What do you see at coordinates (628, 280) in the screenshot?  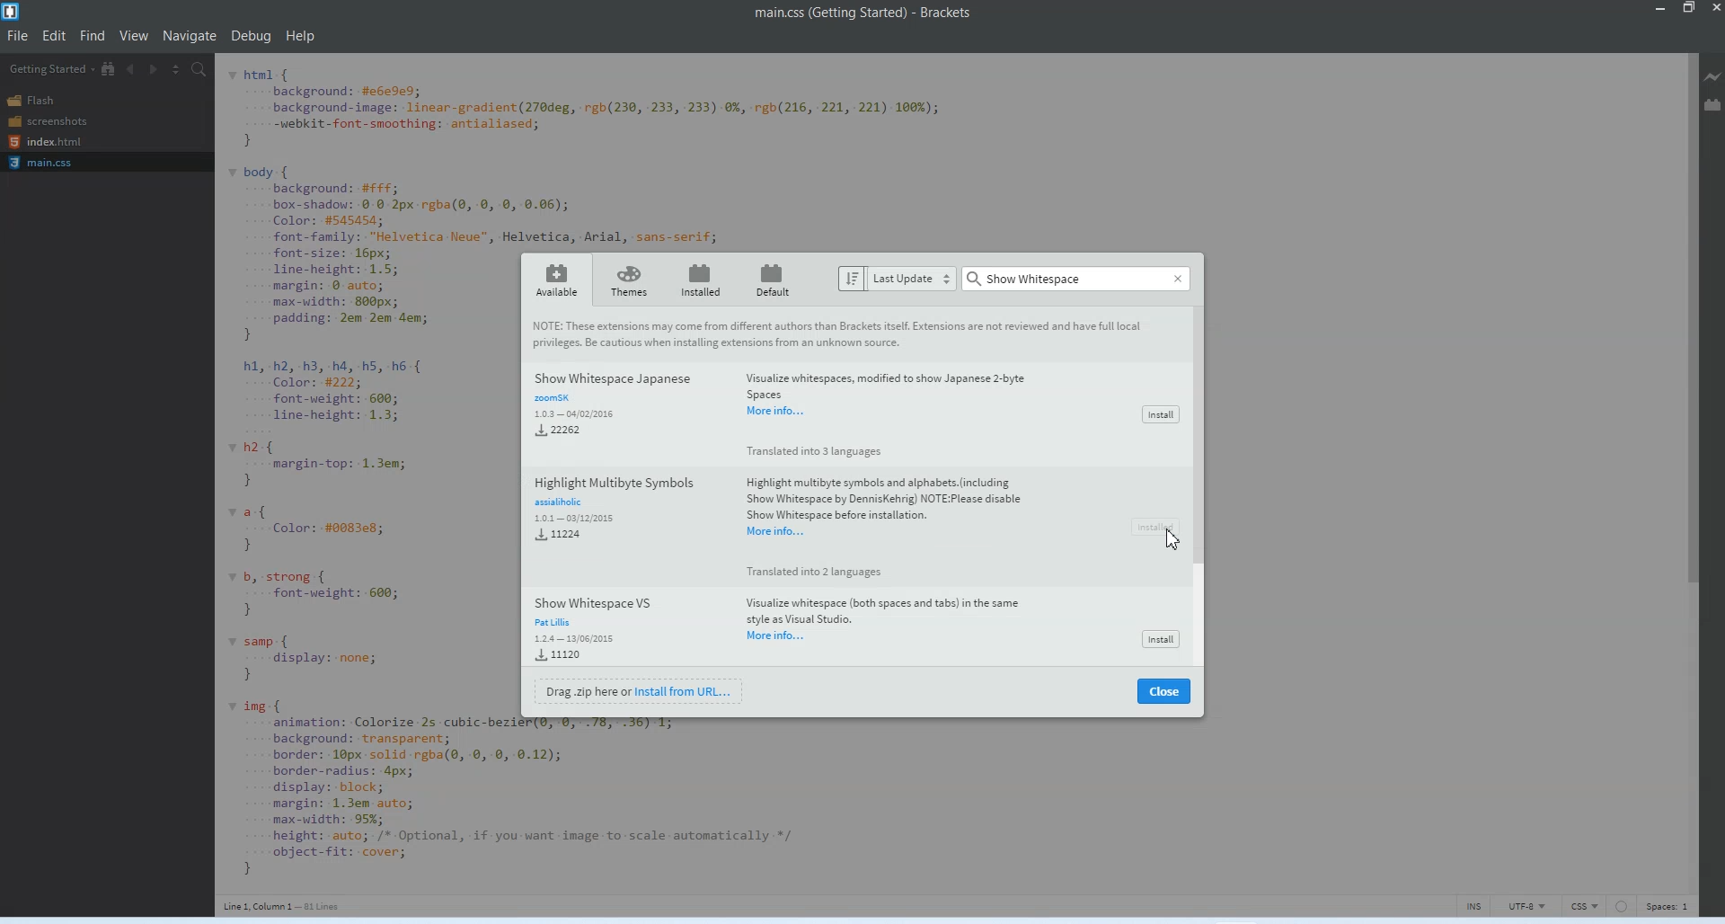 I see `Themes` at bounding box center [628, 280].